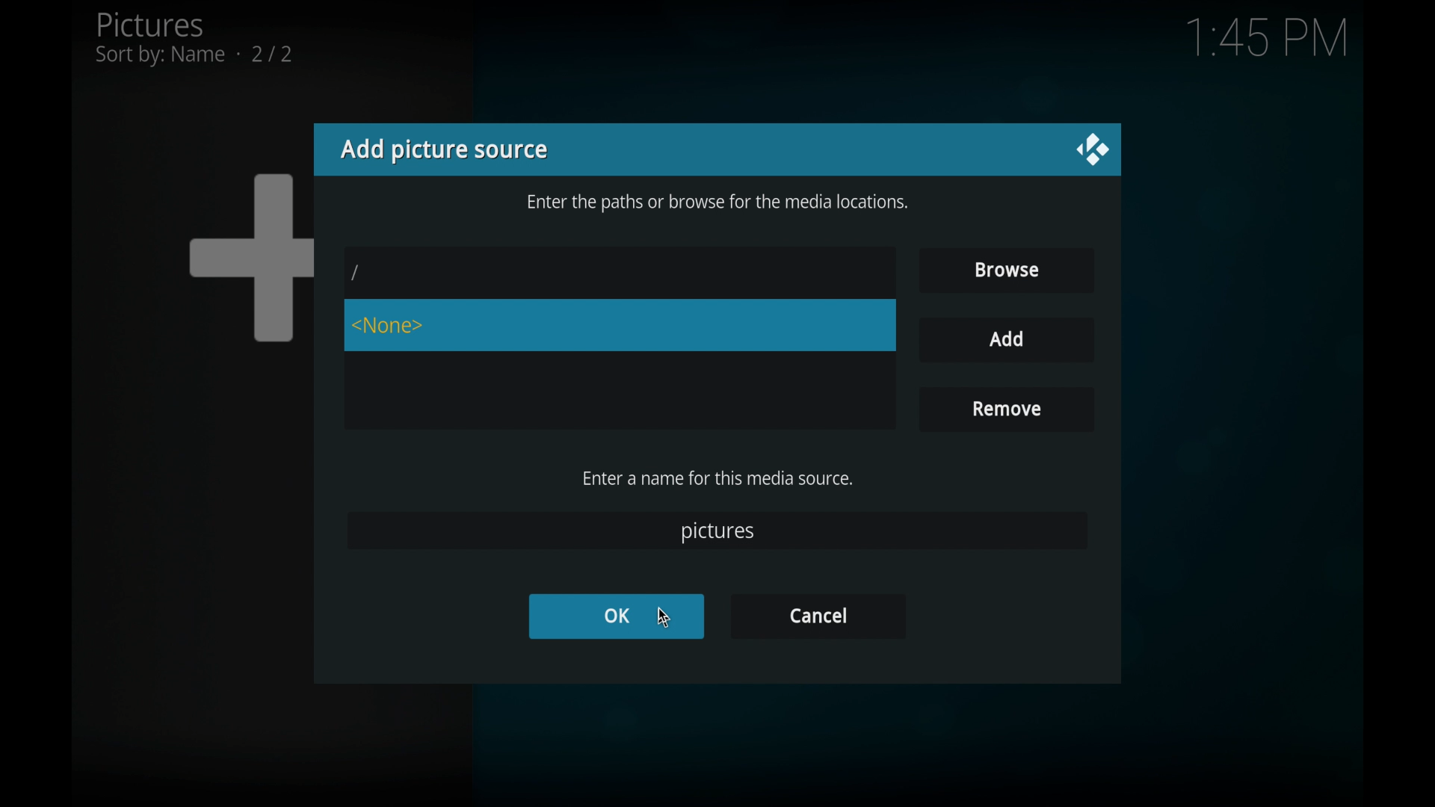 Image resolution: width=1435 pixels, height=807 pixels. Describe the element at coordinates (664, 617) in the screenshot. I see `cursor` at that location.